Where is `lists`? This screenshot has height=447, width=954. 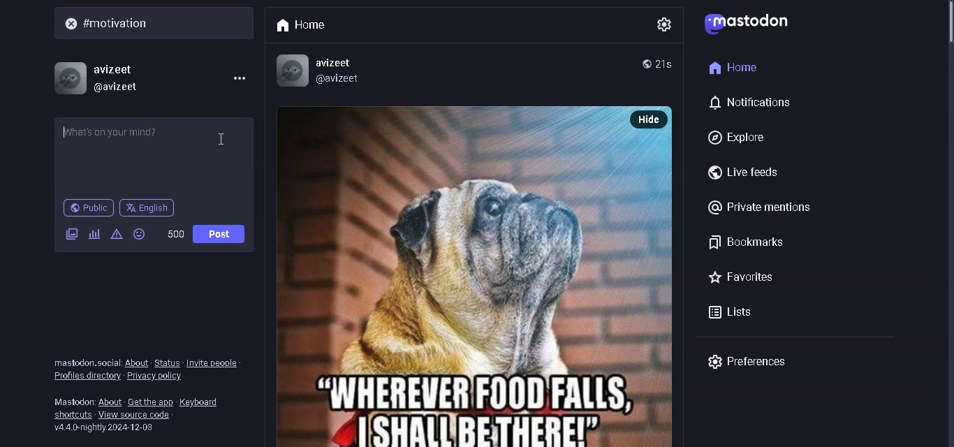
lists is located at coordinates (731, 310).